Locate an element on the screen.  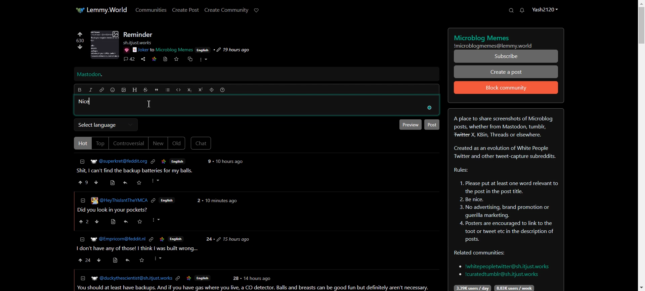
 is located at coordinates (231, 50).